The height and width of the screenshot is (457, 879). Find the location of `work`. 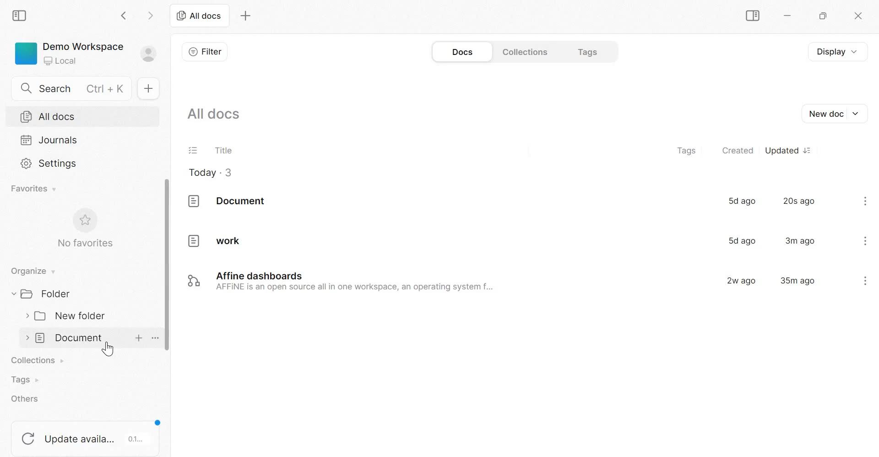

work is located at coordinates (210, 240).